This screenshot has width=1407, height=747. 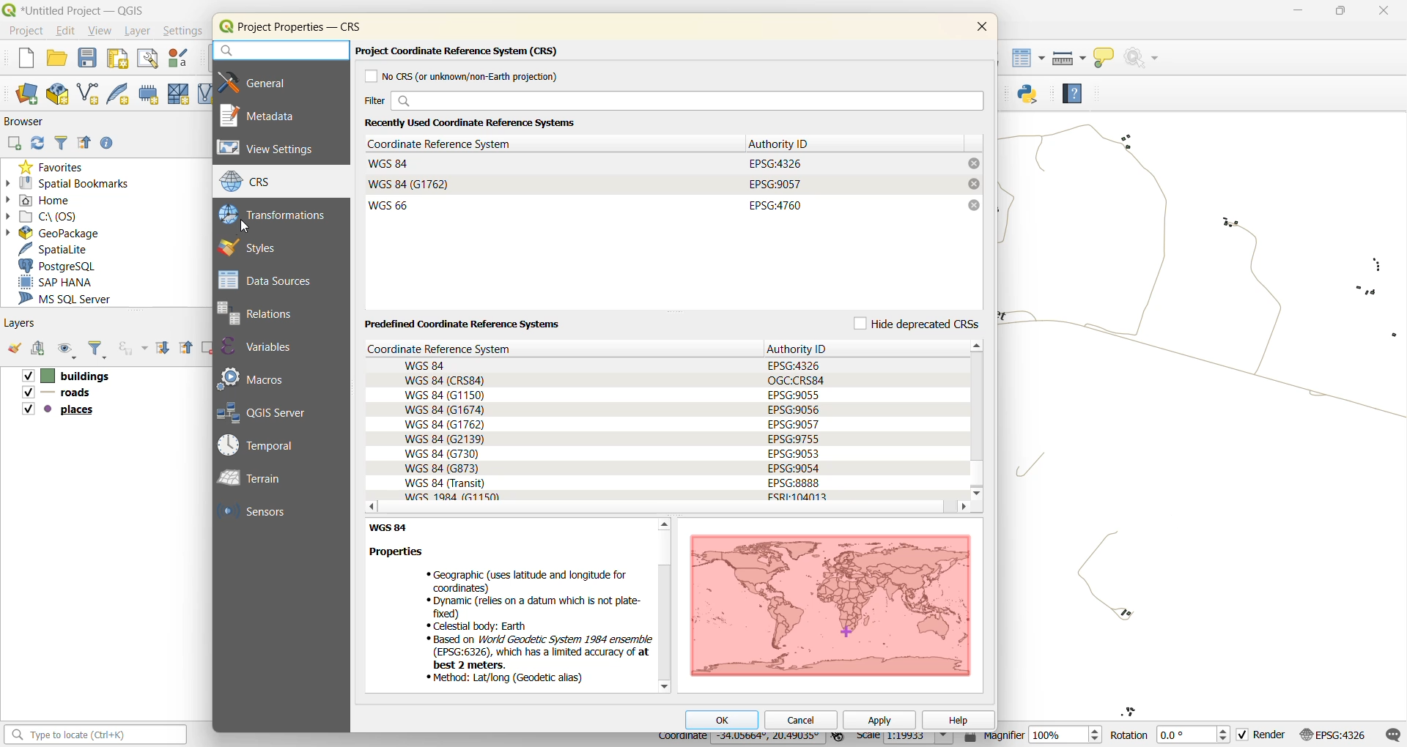 What do you see at coordinates (449, 143) in the screenshot?
I see `coordinate reference system` at bounding box center [449, 143].